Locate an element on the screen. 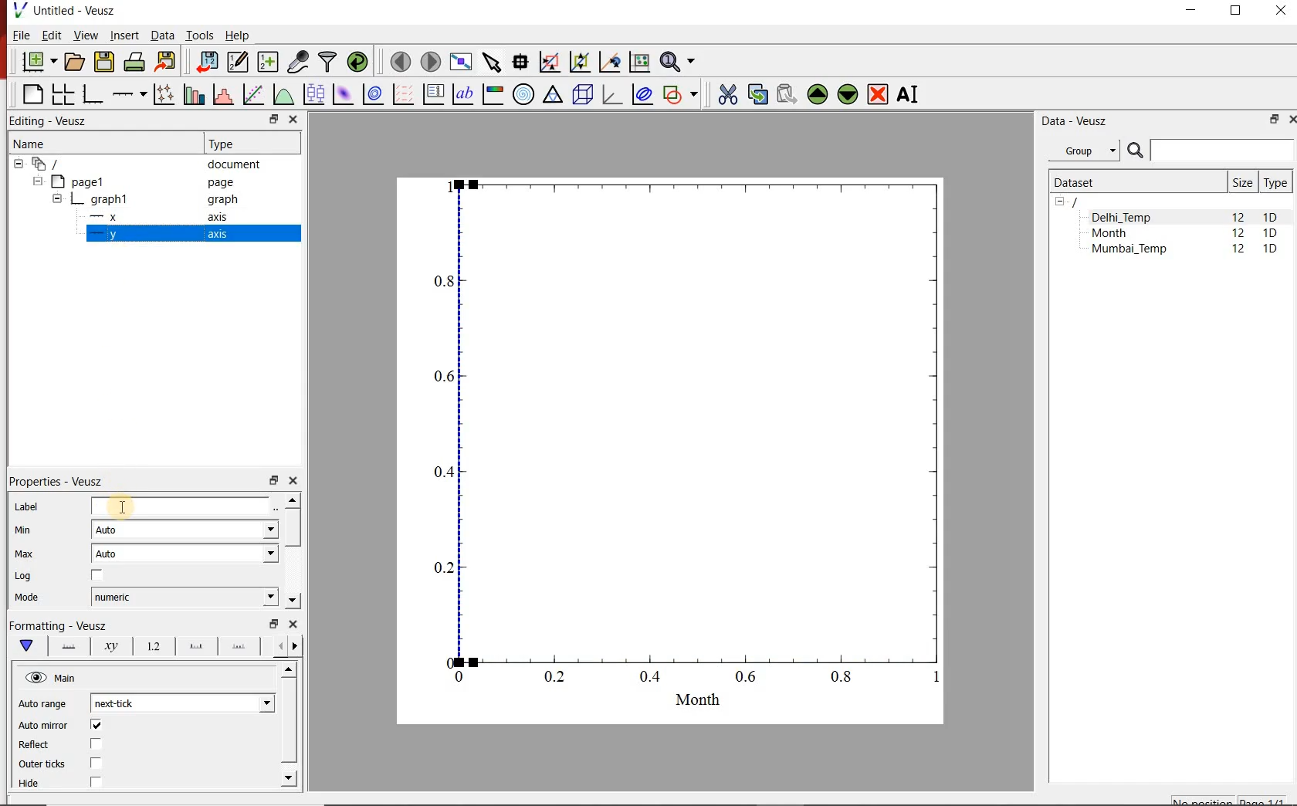 The width and height of the screenshot is (1297, 806). image color bar is located at coordinates (493, 94).